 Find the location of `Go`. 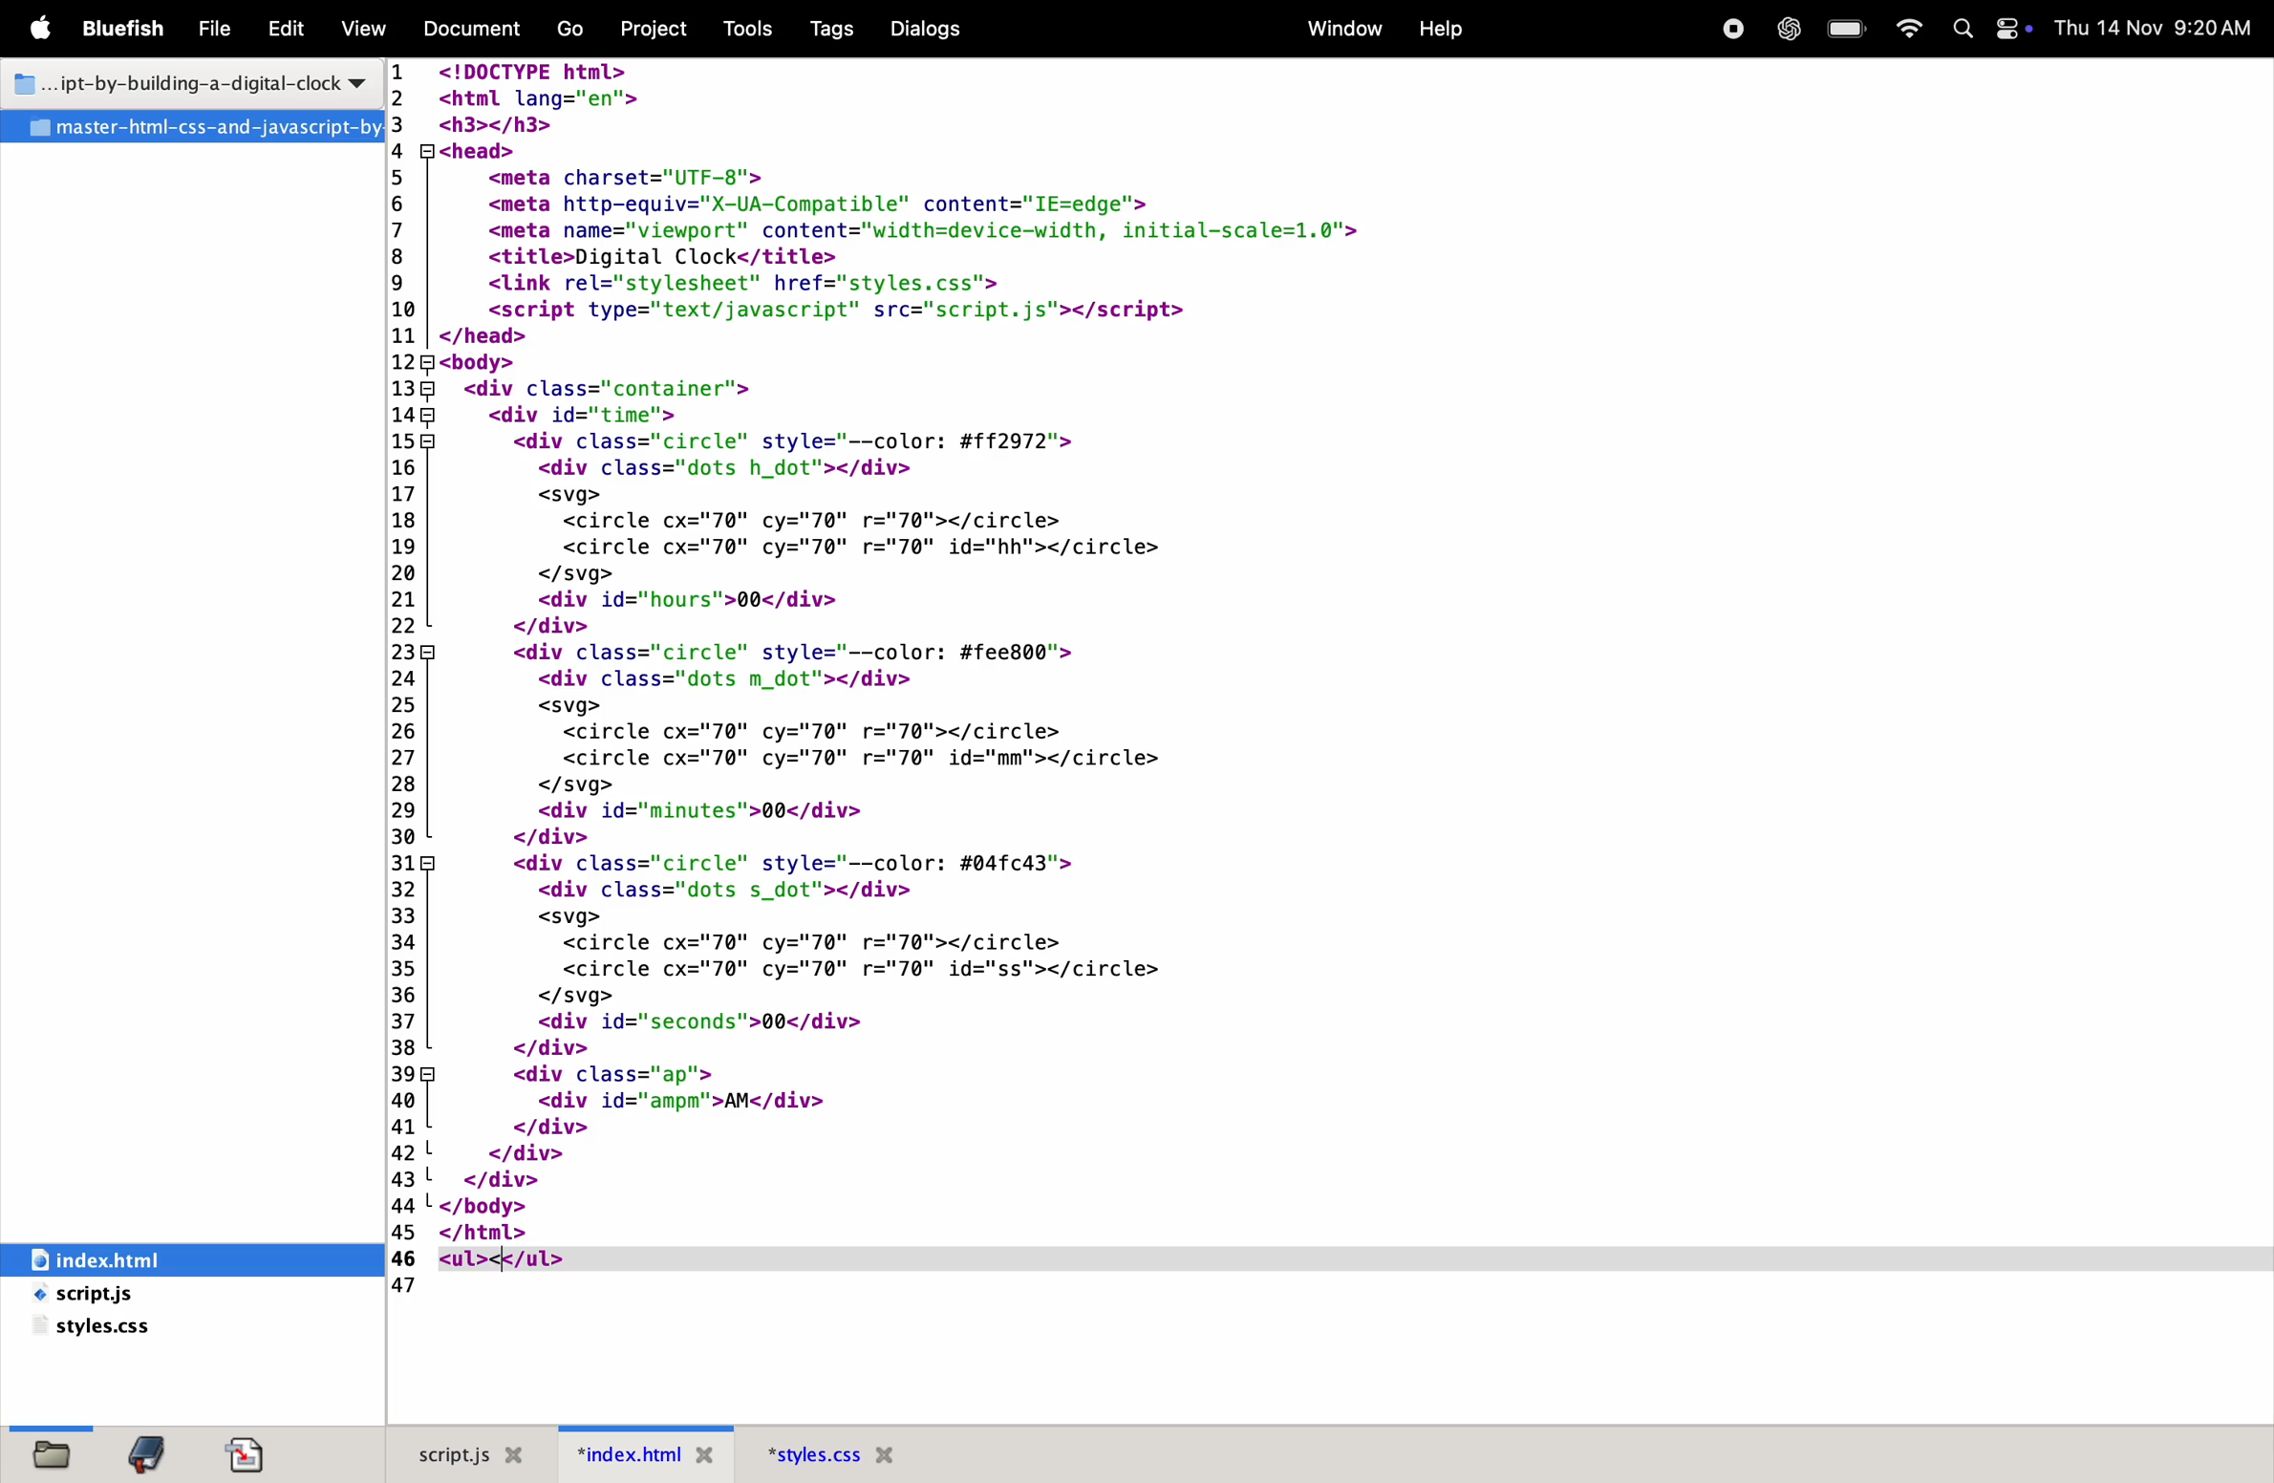

Go is located at coordinates (573, 31).